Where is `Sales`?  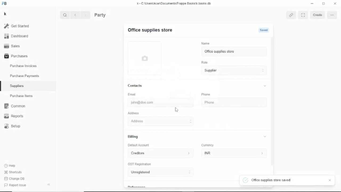 Sales is located at coordinates (13, 46).